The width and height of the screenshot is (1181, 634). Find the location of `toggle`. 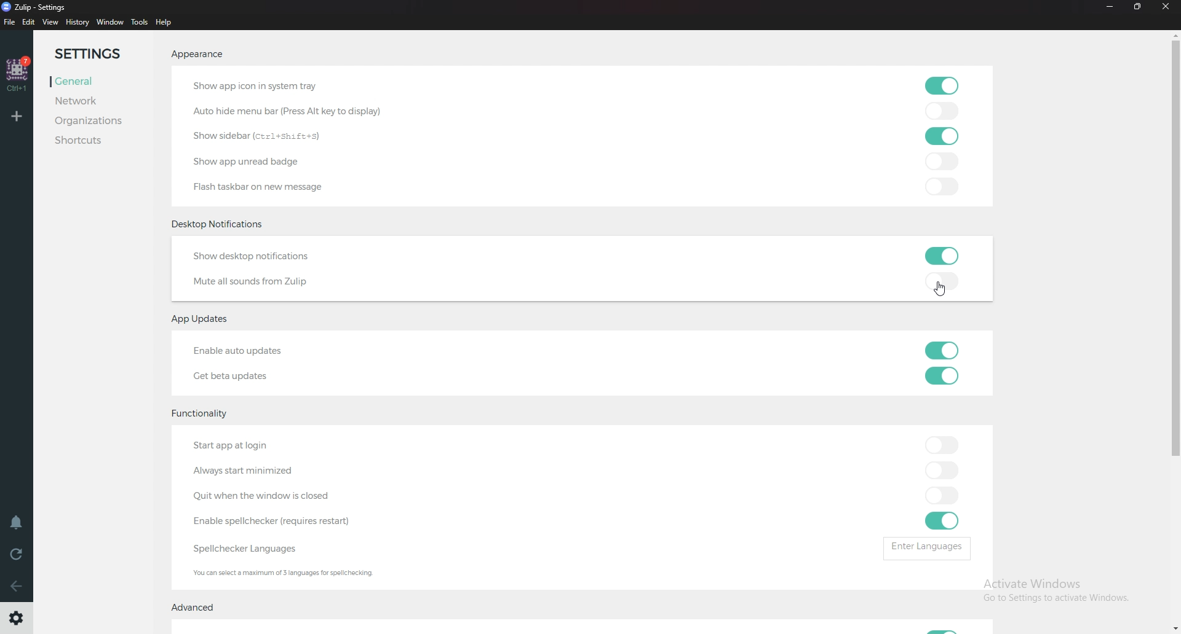

toggle is located at coordinates (943, 186).